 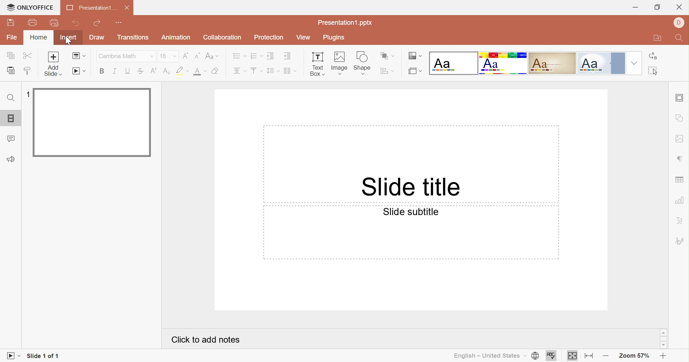 What do you see at coordinates (9, 56) in the screenshot?
I see `Copy` at bounding box center [9, 56].